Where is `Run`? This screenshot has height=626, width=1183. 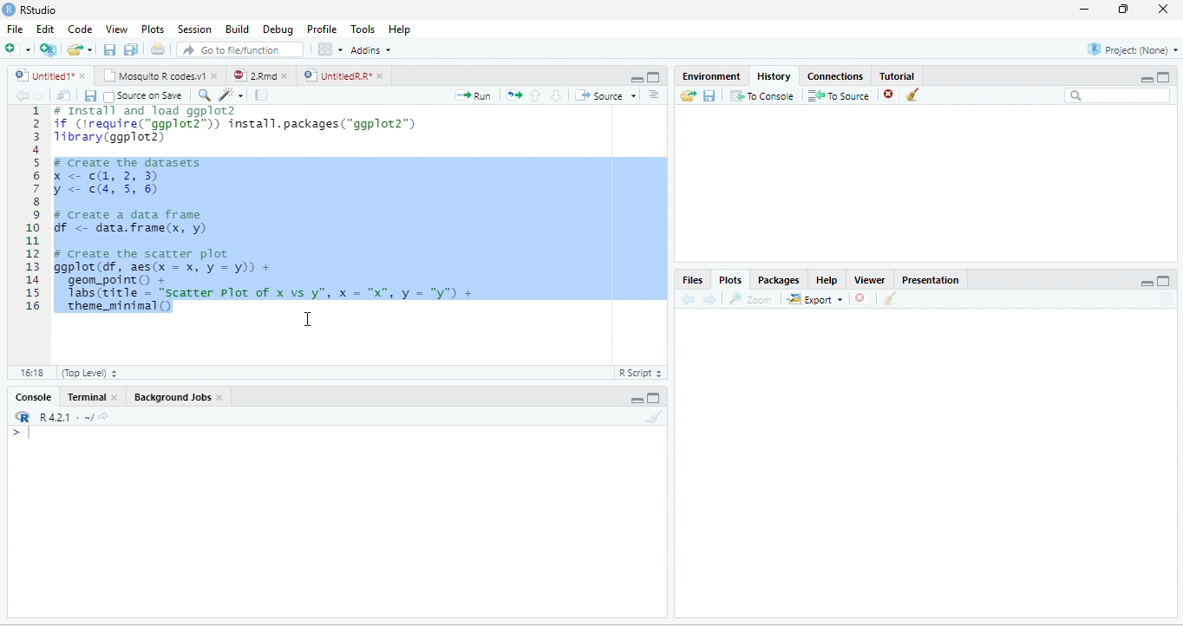
Run is located at coordinates (474, 95).